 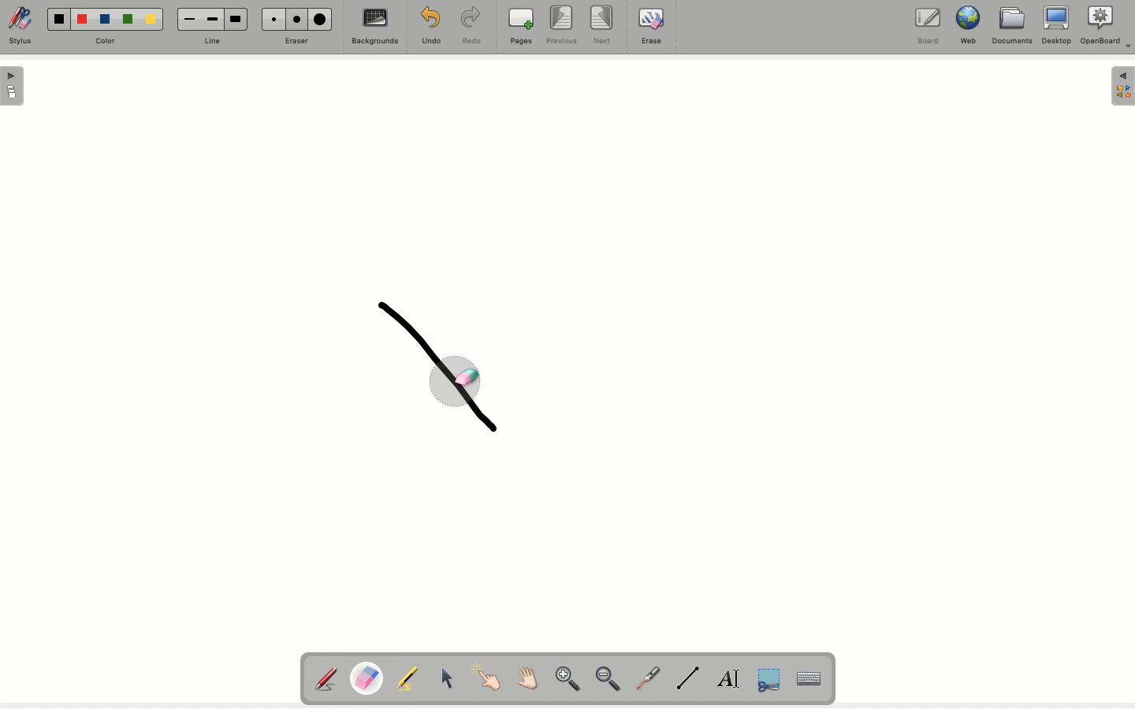 What do you see at coordinates (237, 17) in the screenshot?
I see `Large` at bounding box center [237, 17].